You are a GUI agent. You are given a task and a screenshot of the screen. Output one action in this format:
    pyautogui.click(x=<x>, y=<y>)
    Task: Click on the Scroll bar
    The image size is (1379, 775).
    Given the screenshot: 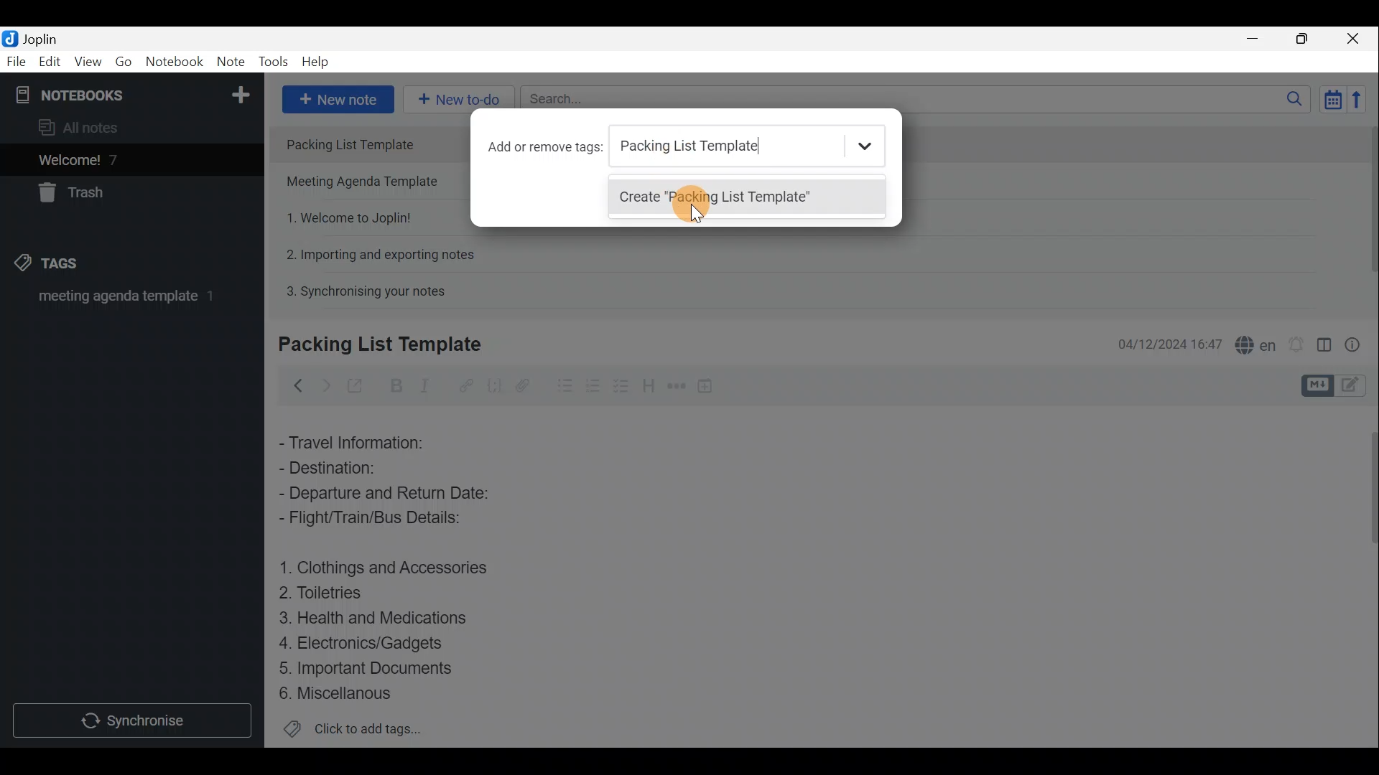 What is the action you would take?
    pyautogui.click(x=1365, y=210)
    